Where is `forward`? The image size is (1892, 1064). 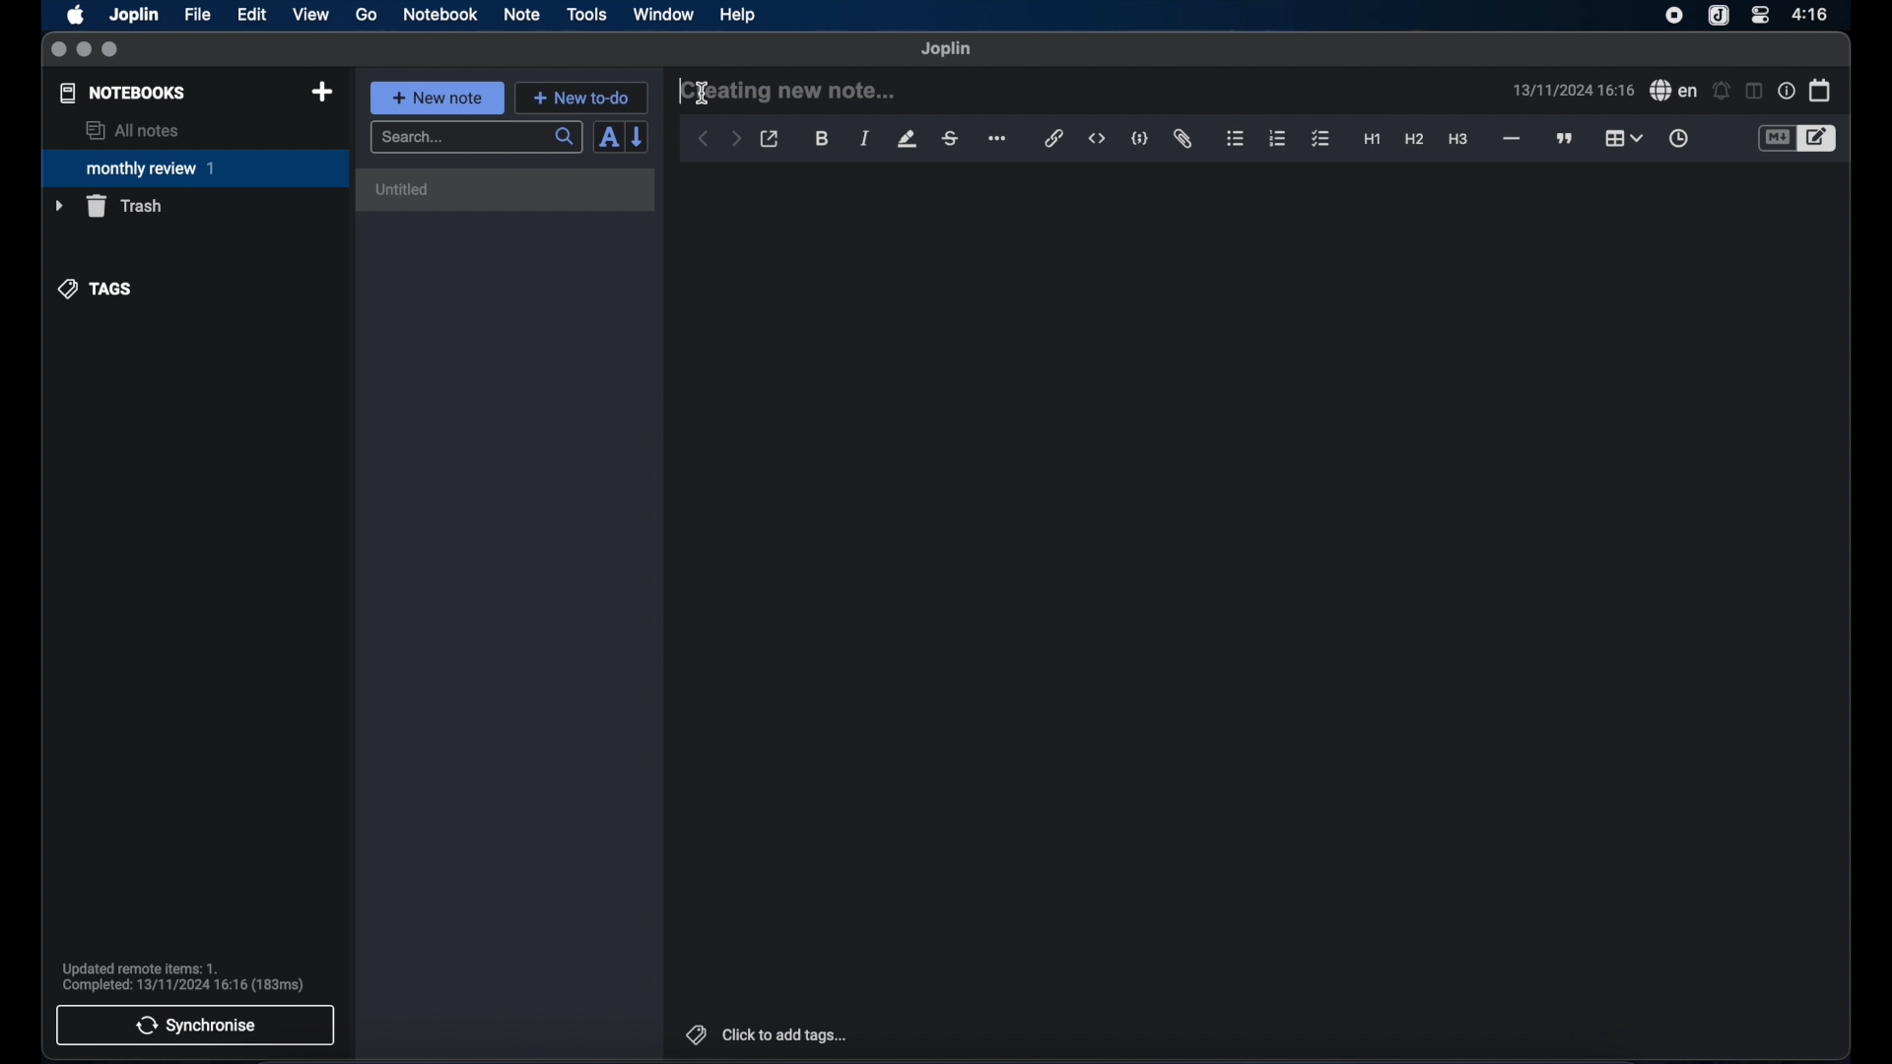 forward is located at coordinates (736, 140).